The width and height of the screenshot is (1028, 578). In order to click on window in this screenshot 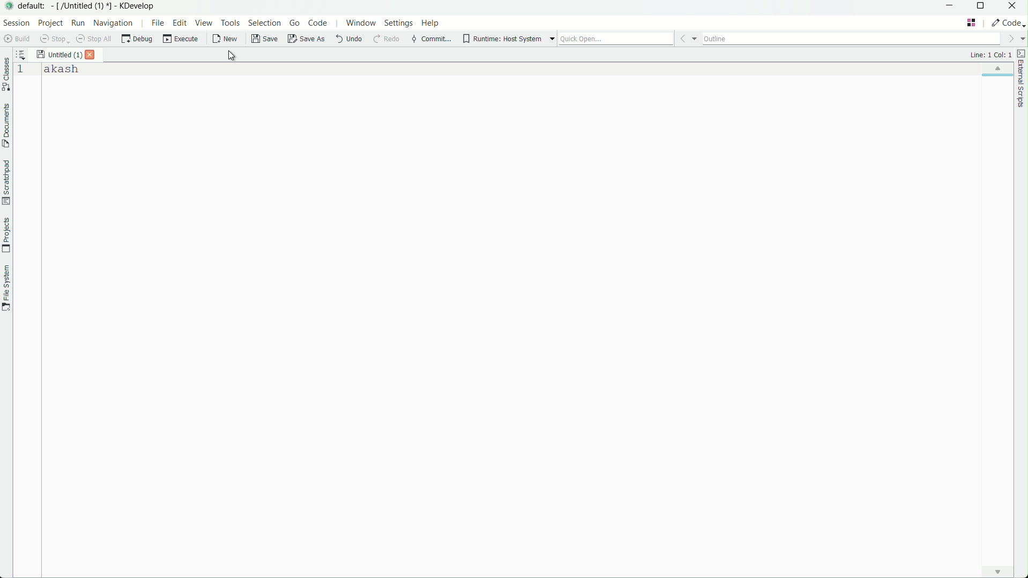, I will do `click(361, 22)`.